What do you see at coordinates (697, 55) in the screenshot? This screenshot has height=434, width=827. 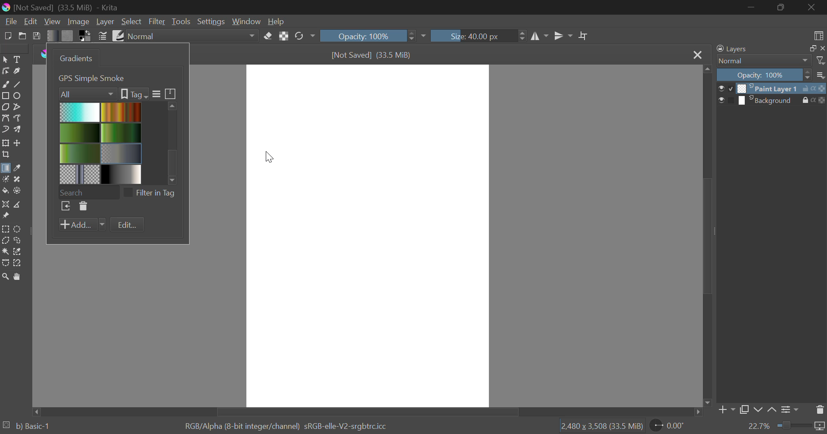 I see `Close` at bounding box center [697, 55].